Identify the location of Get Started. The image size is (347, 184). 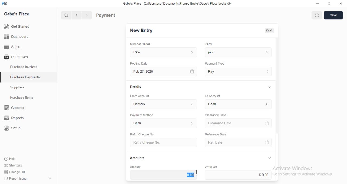
(17, 26).